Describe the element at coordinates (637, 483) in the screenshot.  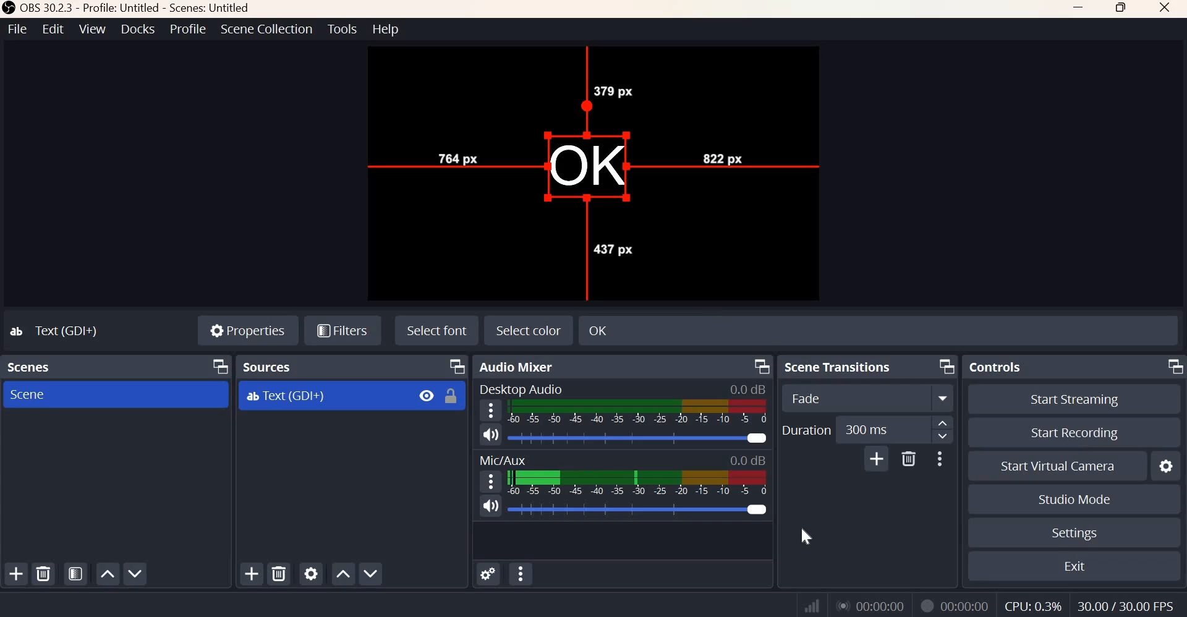
I see `Volume Meter` at that location.